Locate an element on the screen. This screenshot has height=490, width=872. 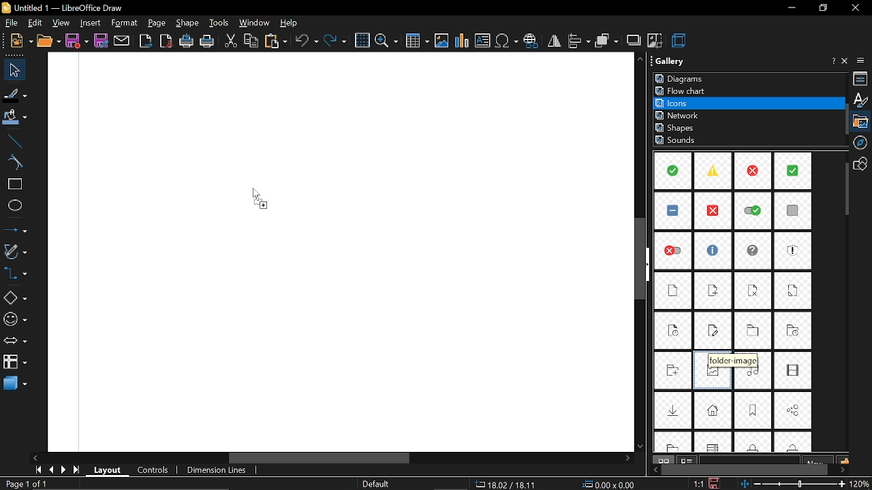
insert chart is located at coordinates (462, 41).